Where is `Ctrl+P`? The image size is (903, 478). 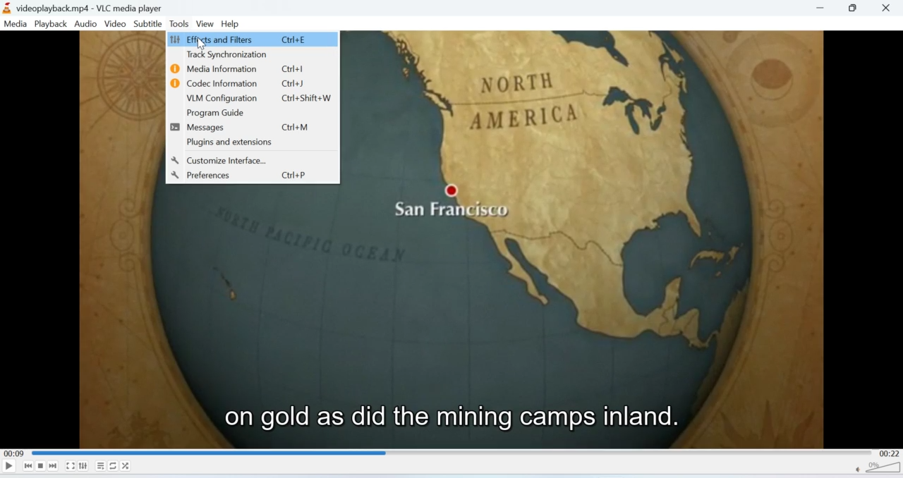
Ctrl+P is located at coordinates (292, 176).